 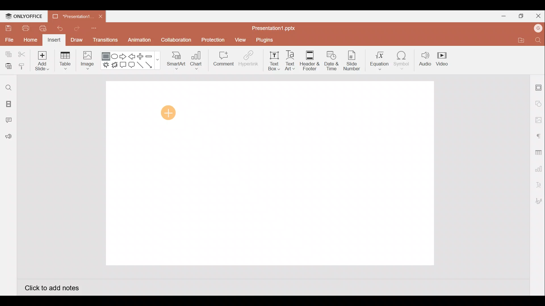 What do you see at coordinates (123, 57) in the screenshot?
I see `Right arrow` at bounding box center [123, 57].